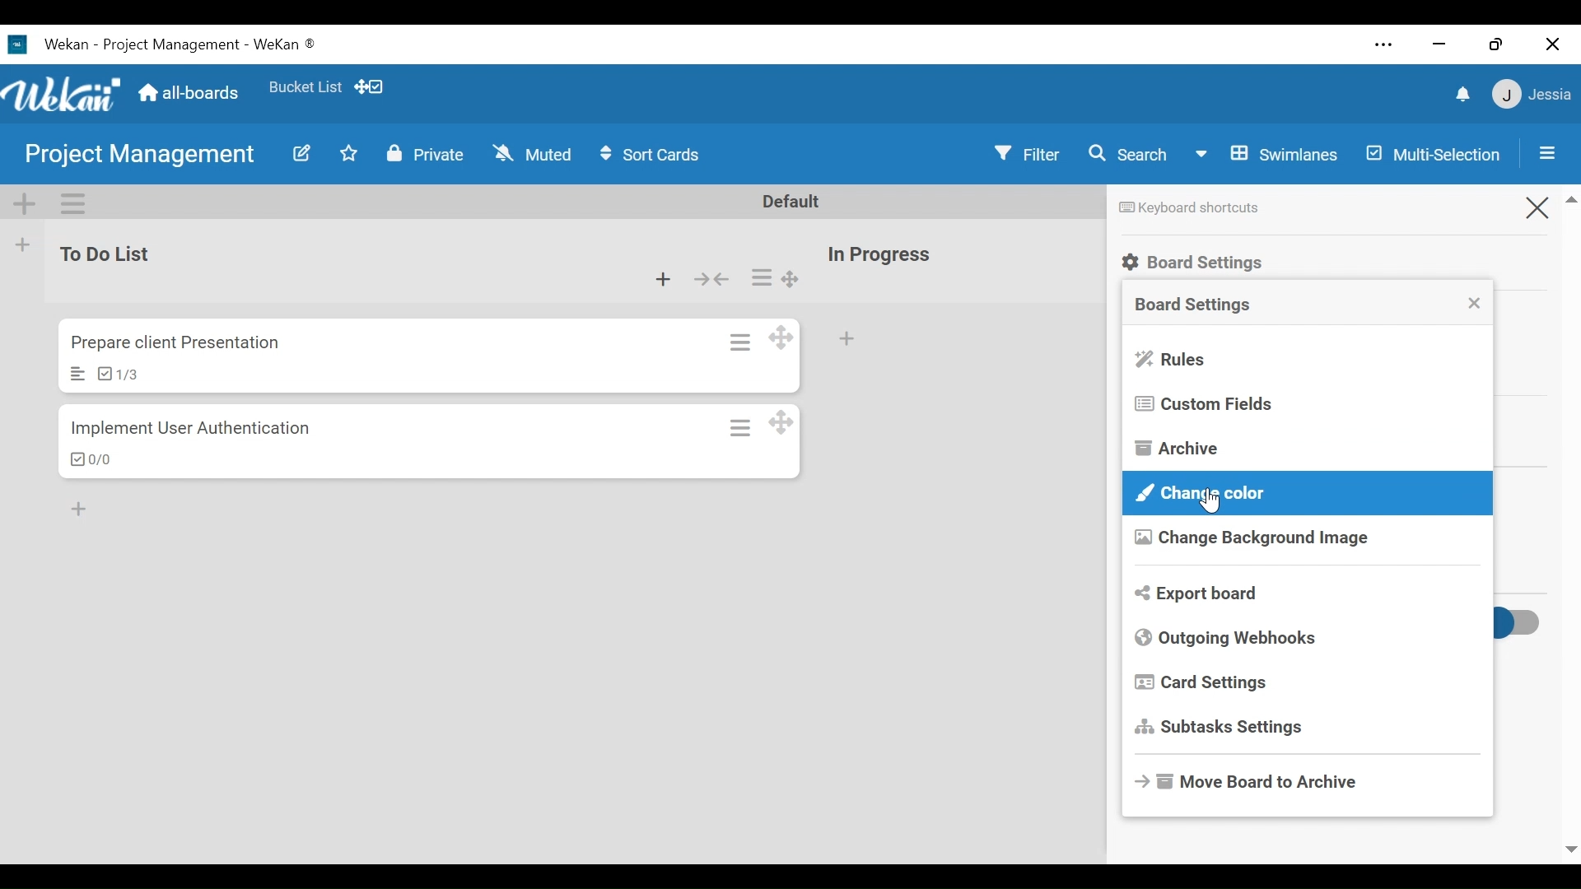 This screenshot has height=889, width=1581. What do you see at coordinates (191, 93) in the screenshot?
I see `Home (all-boards)` at bounding box center [191, 93].